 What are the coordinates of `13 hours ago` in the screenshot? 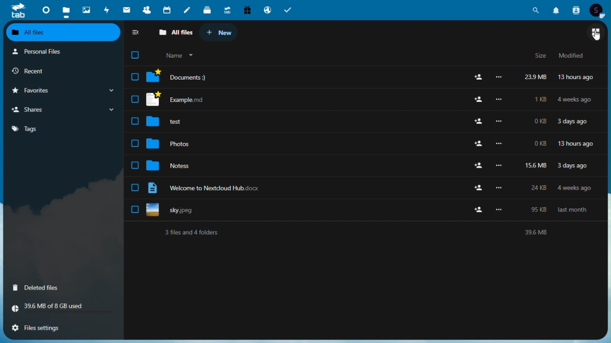 It's located at (576, 77).